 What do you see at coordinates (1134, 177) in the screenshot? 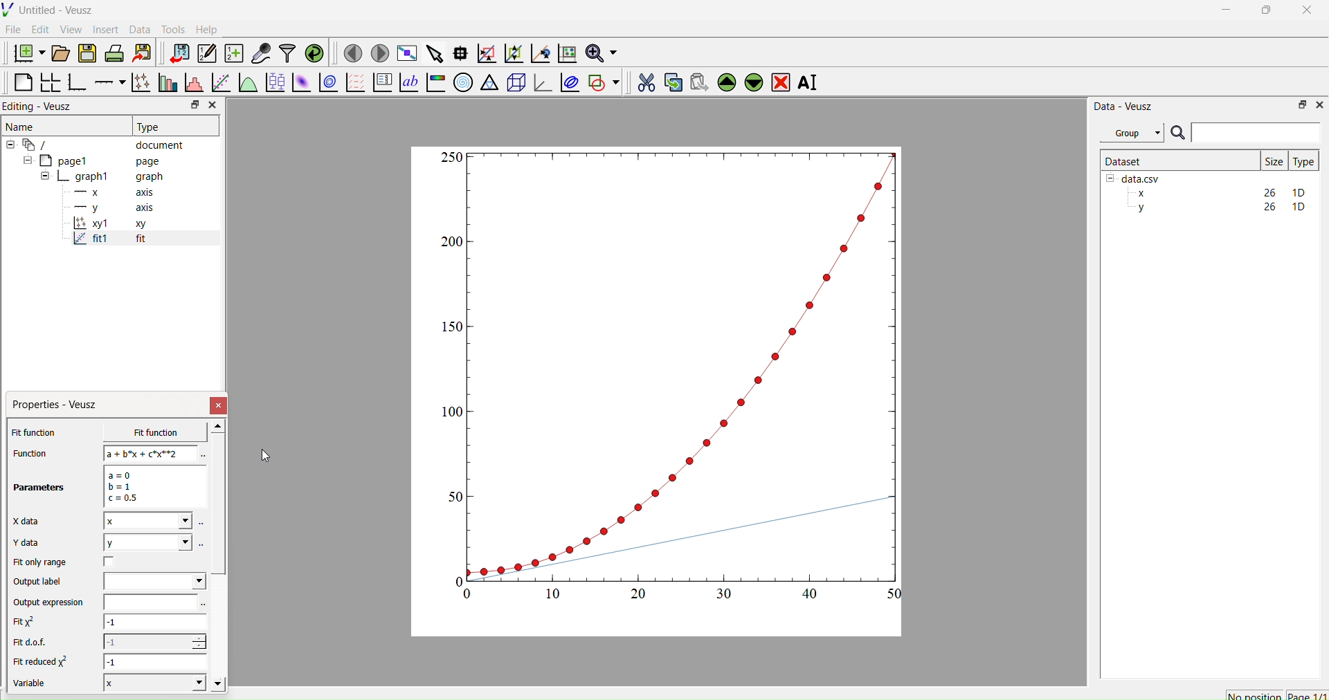
I see `data.csv` at bounding box center [1134, 177].